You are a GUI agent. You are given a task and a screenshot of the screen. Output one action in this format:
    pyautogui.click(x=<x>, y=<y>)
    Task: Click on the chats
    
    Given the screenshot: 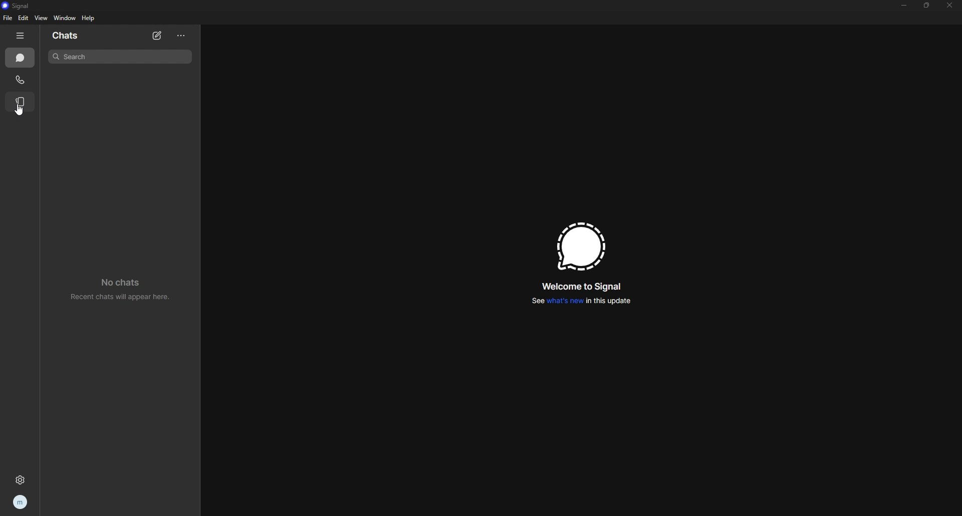 What is the action you would take?
    pyautogui.click(x=75, y=36)
    